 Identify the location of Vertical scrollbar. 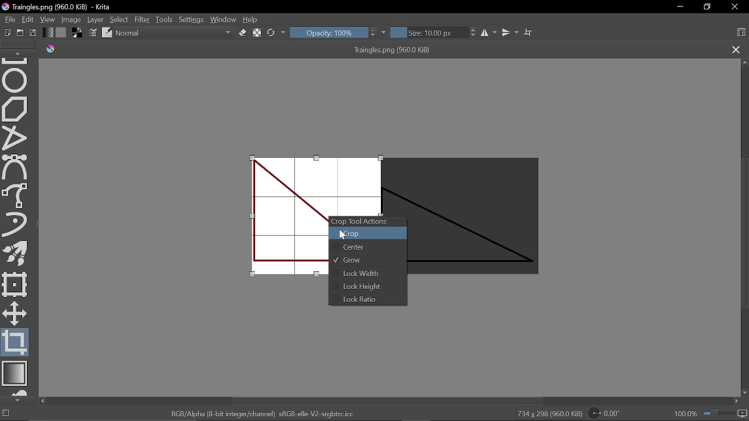
(389, 401).